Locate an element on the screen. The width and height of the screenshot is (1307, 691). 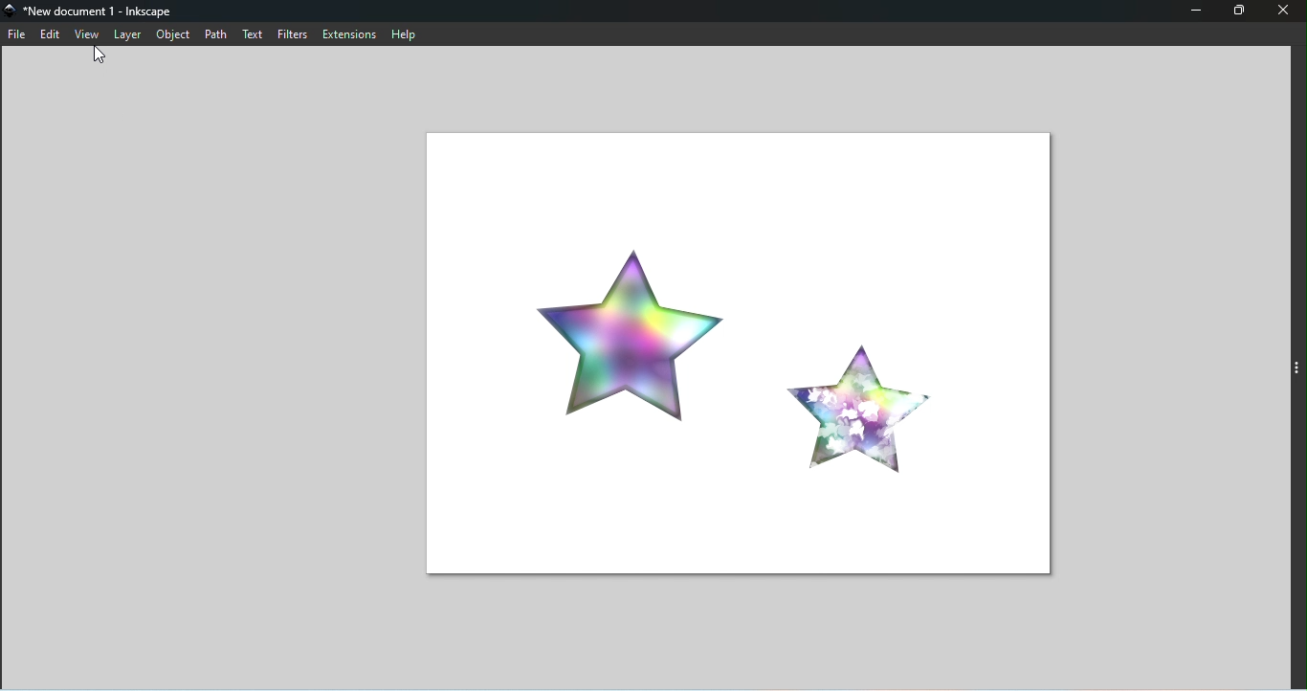
Canvas is located at coordinates (719, 350).